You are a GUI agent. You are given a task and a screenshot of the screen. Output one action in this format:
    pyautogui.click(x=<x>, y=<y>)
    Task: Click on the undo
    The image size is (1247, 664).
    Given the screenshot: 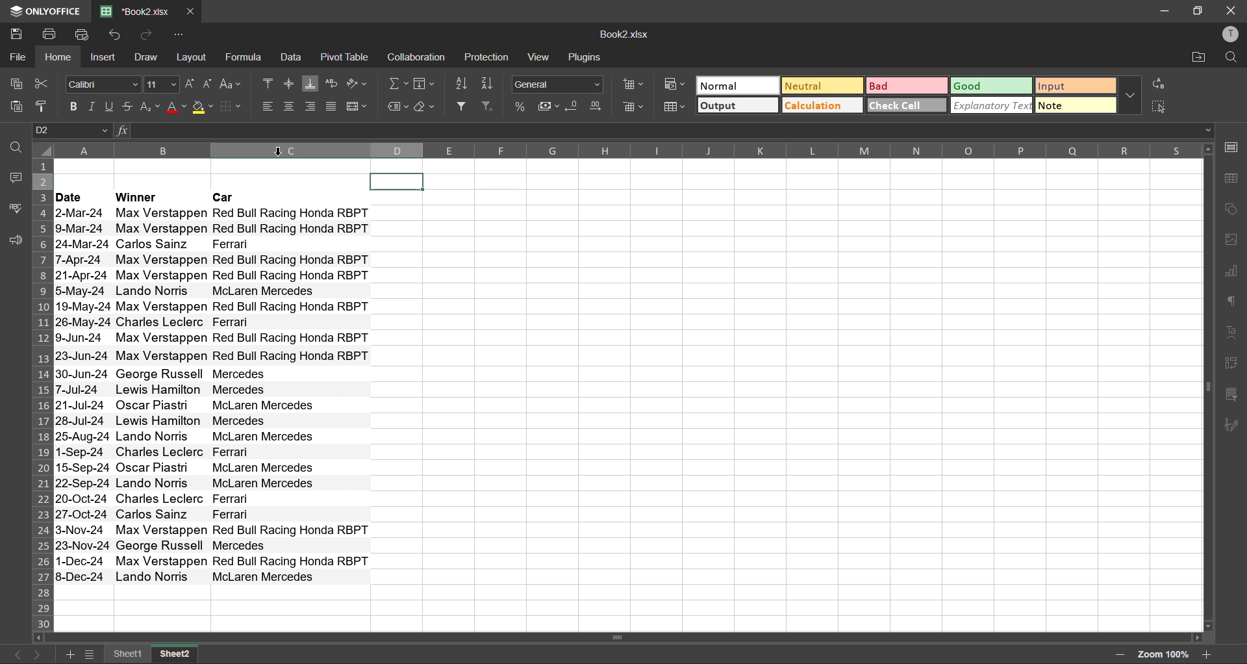 What is the action you would take?
    pyautogui.click(x=119, y=36)
    